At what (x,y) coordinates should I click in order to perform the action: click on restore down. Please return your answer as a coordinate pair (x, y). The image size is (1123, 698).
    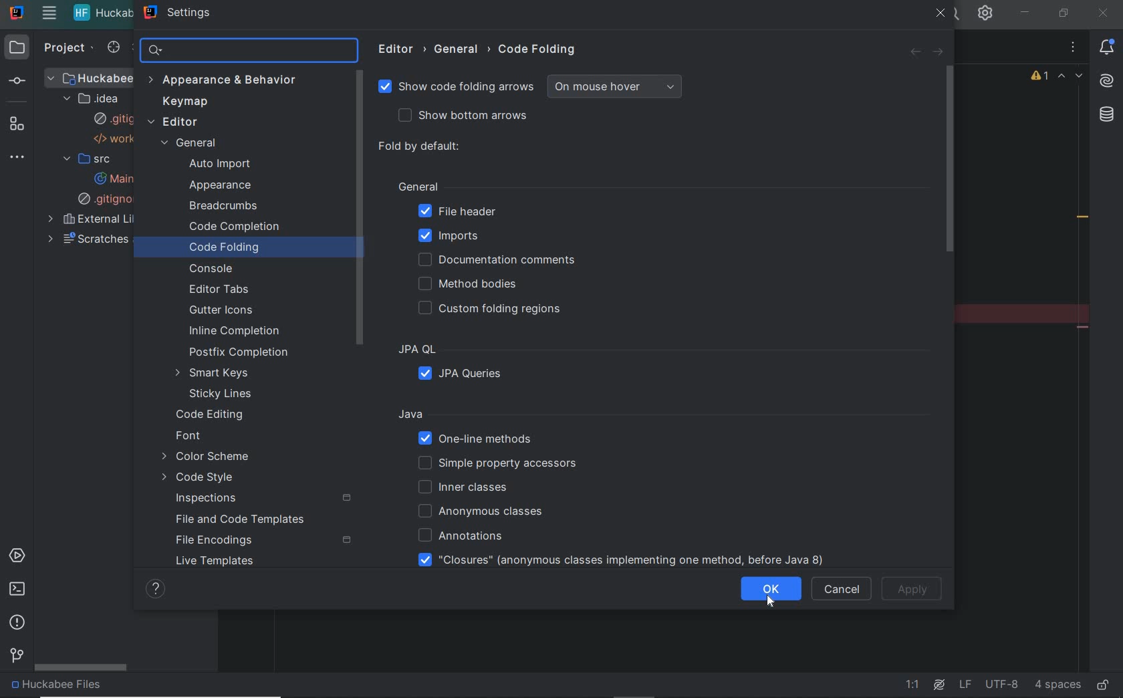
    Looking at the image, I should click on (1066, 14).